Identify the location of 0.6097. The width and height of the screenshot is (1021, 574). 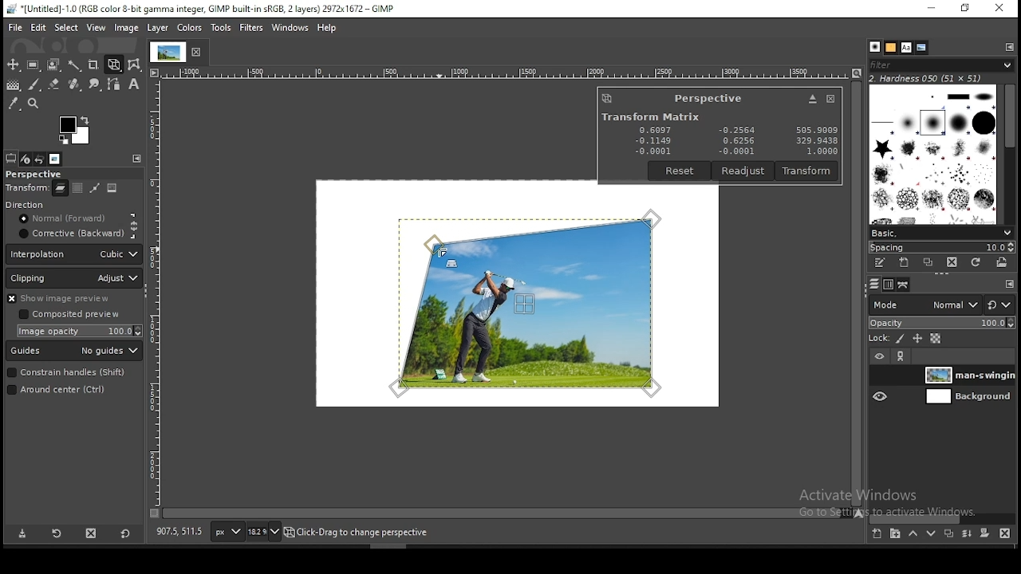
(656, 128).